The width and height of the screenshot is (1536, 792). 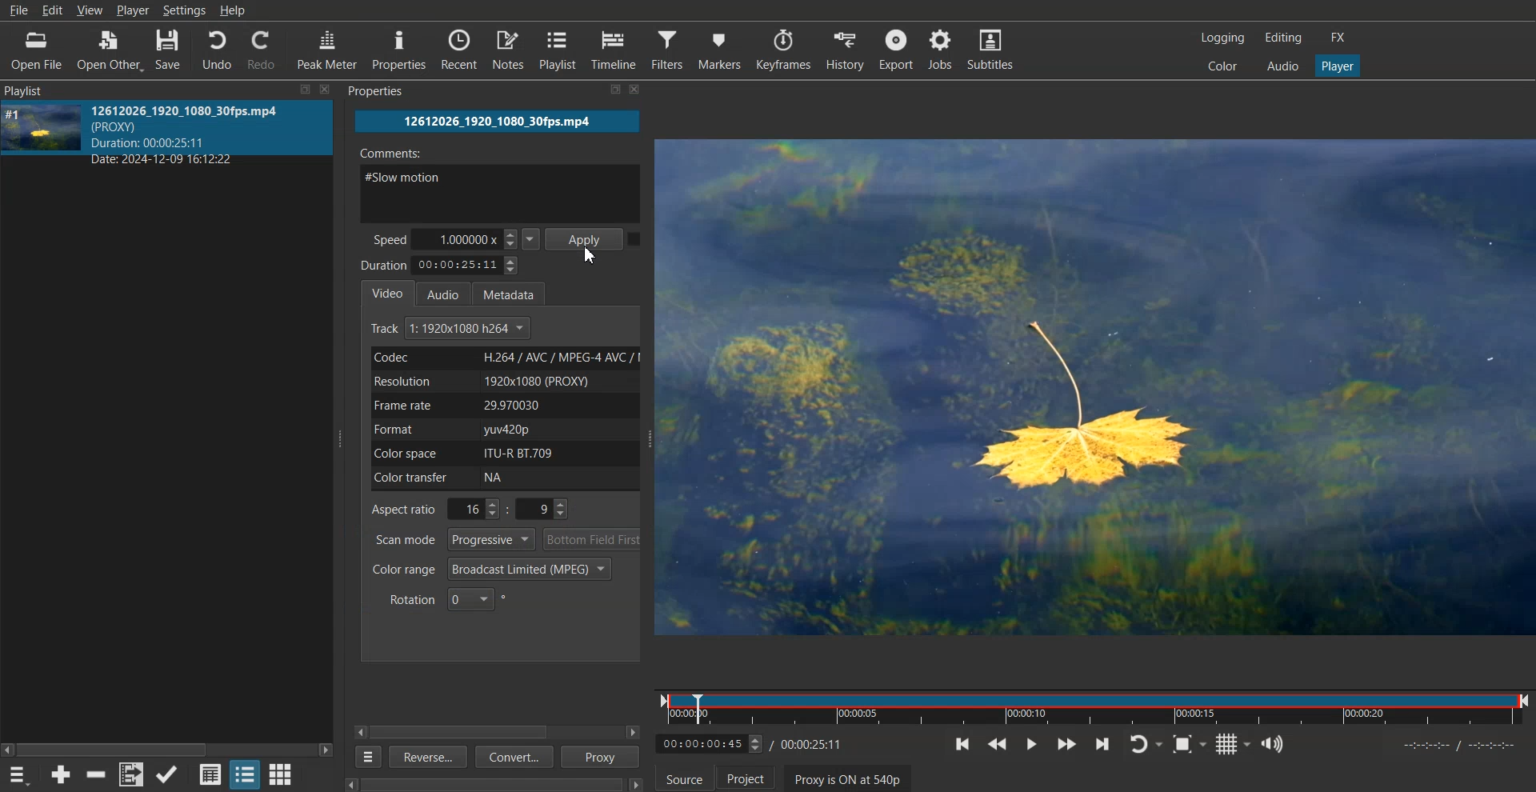 I want to click on Codec, so click(x=502, y=358).